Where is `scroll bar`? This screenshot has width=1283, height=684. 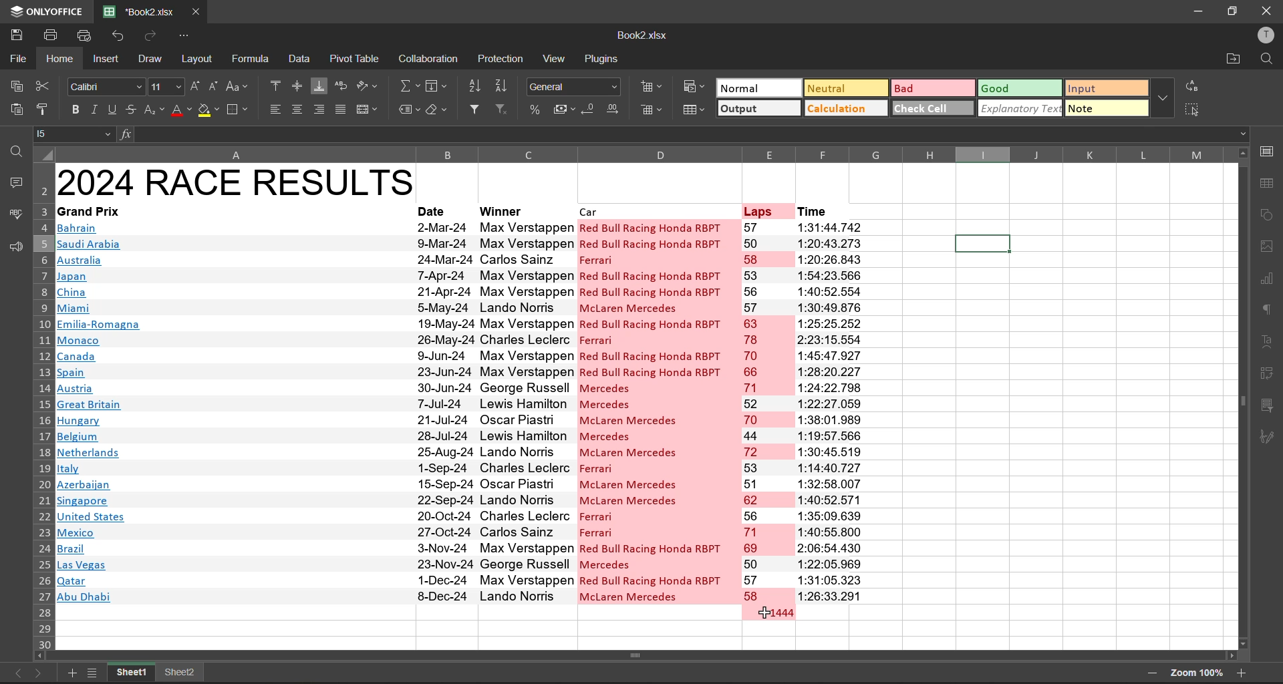 scroll bar is located at coordinates (1245, 397).